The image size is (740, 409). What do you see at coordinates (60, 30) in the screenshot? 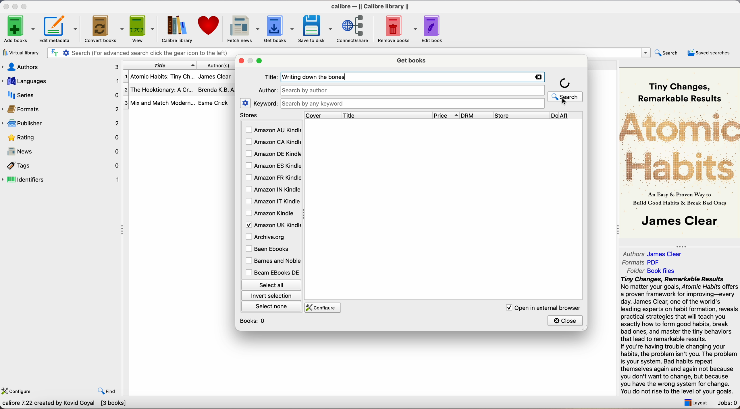
I see `edit metadata` at bounding box center [60, 30].